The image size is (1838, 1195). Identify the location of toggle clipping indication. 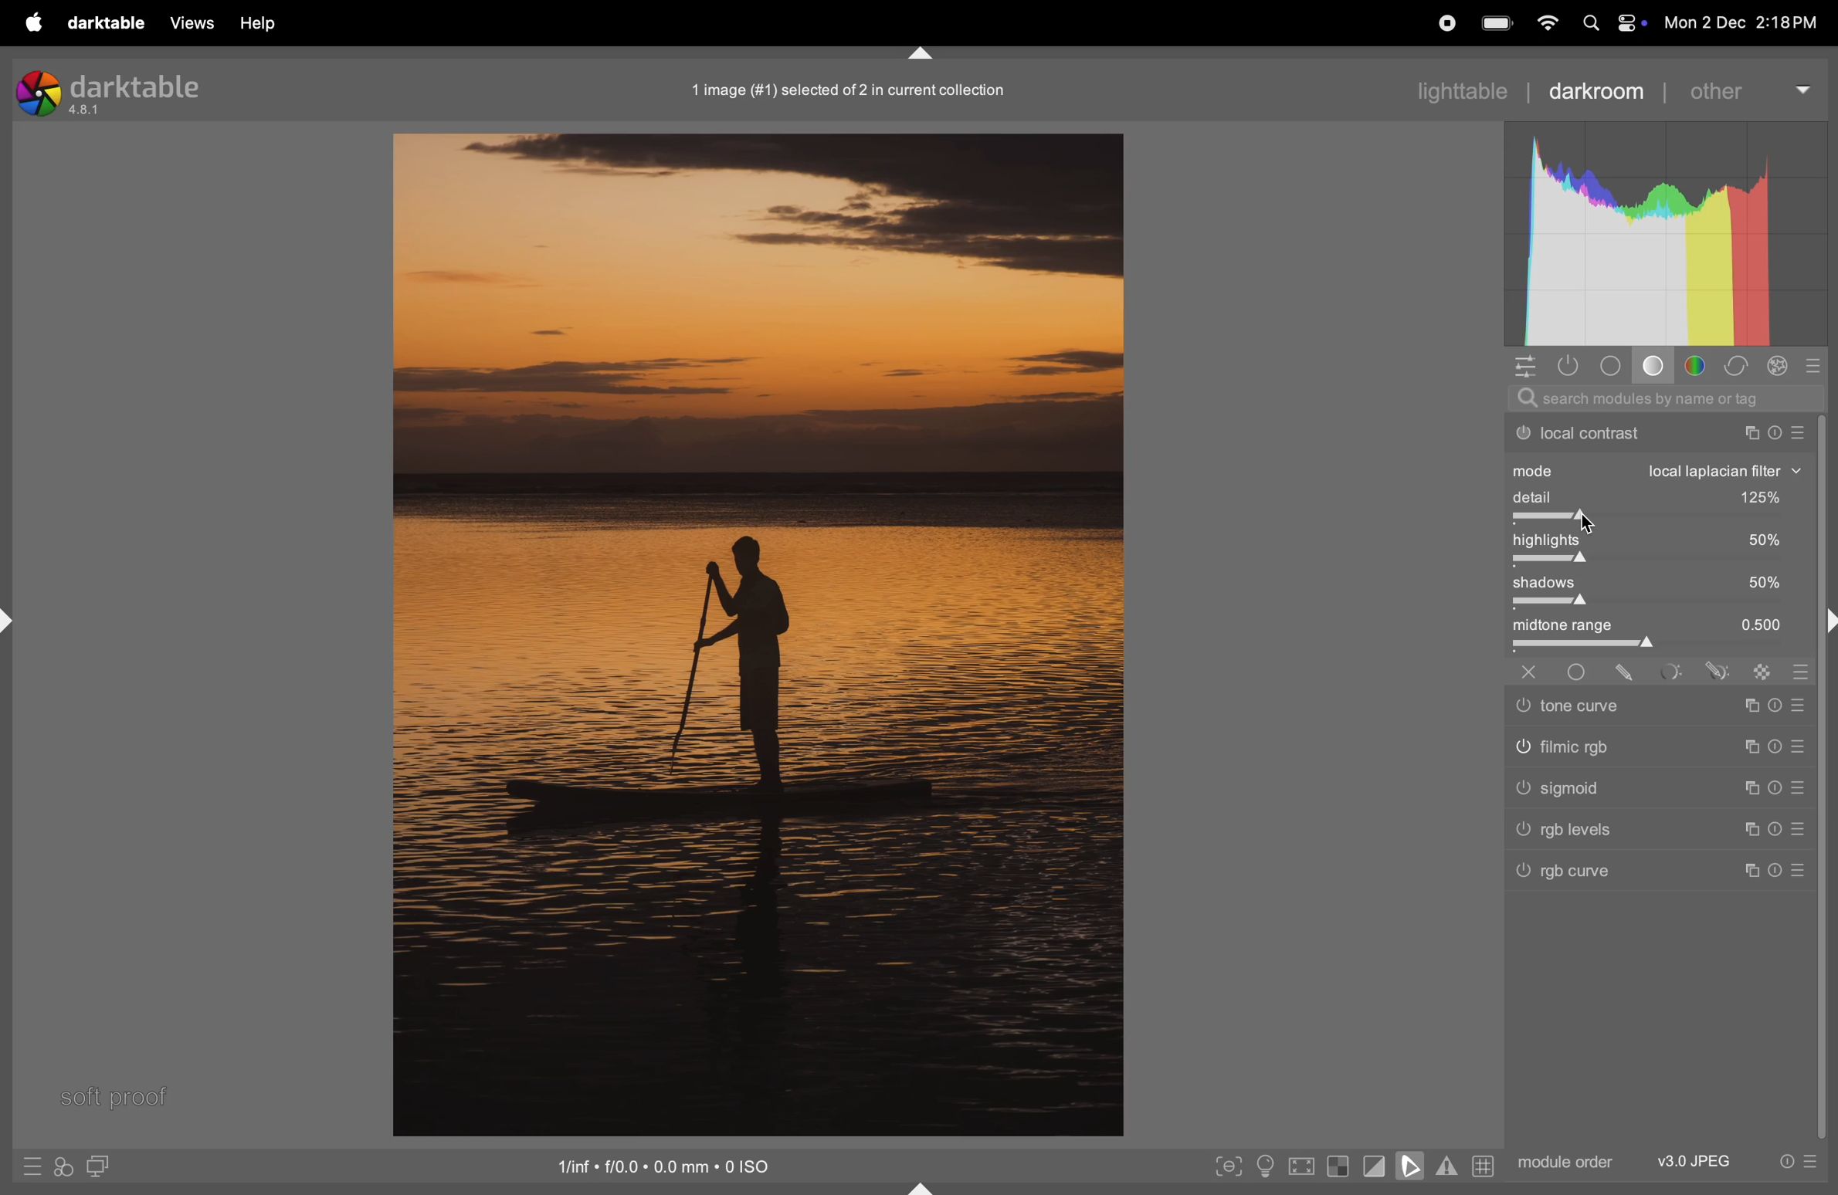
(1375, 1165).